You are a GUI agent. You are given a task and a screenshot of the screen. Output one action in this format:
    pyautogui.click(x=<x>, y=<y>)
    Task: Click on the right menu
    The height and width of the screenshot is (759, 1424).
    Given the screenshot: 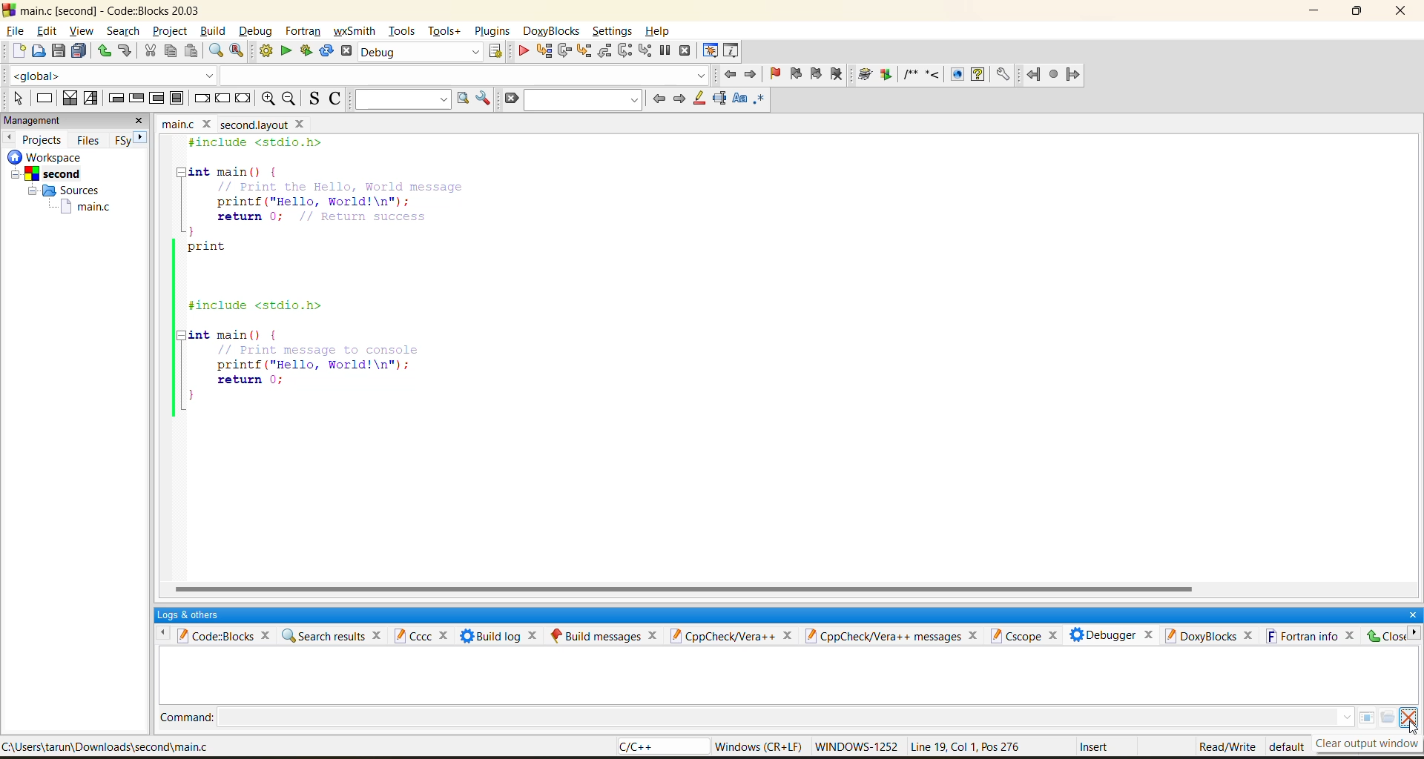 What is the action you would take?
    pyautogui.click(x=1415, y=638)
    